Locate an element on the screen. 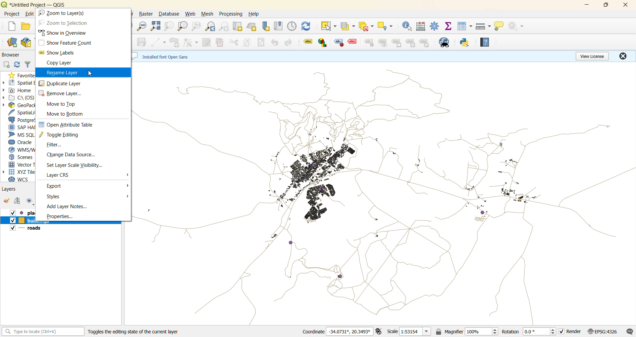  styles is located at coordinates (56, 197).